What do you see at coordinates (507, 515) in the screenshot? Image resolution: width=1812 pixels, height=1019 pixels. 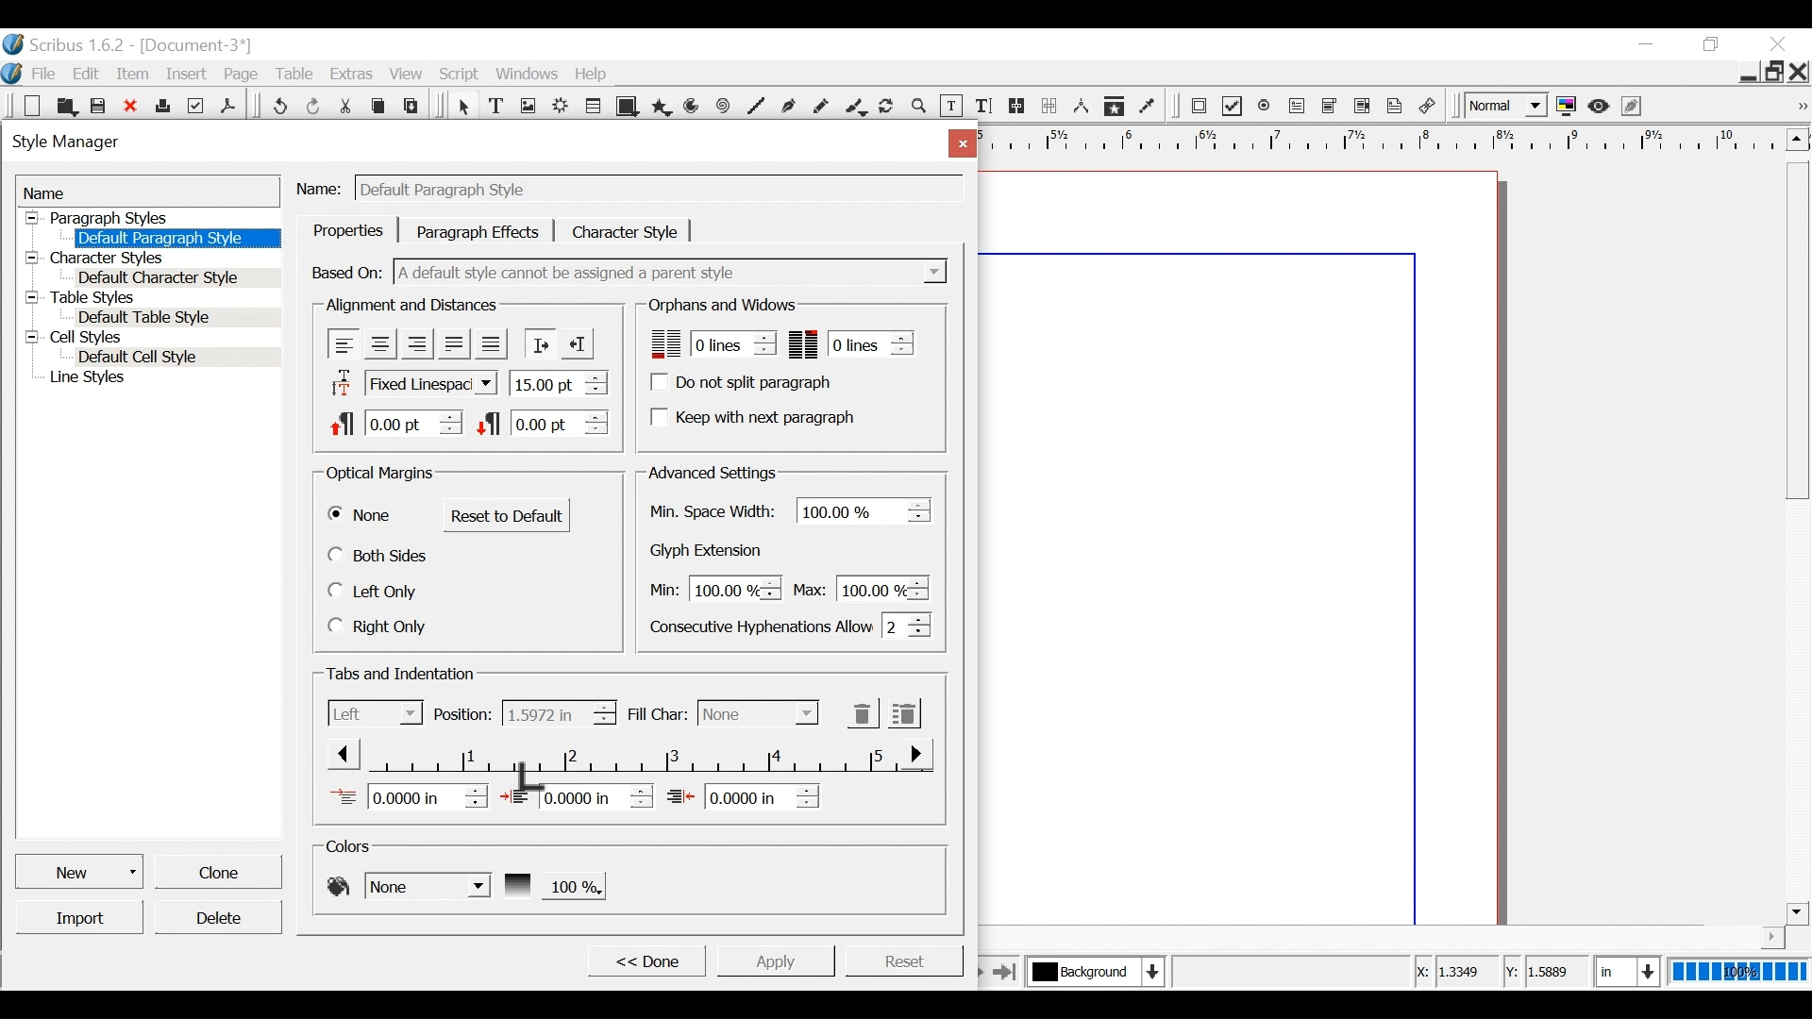 I see `Reset to Default` at bounding box center [507, 515].